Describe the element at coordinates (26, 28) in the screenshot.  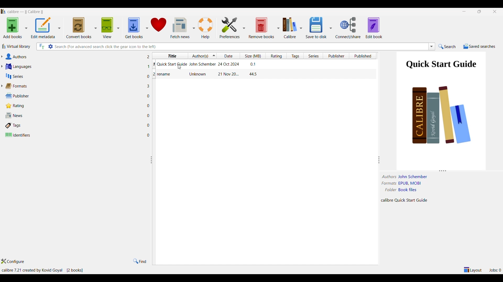
I see `Add book options` at that location.